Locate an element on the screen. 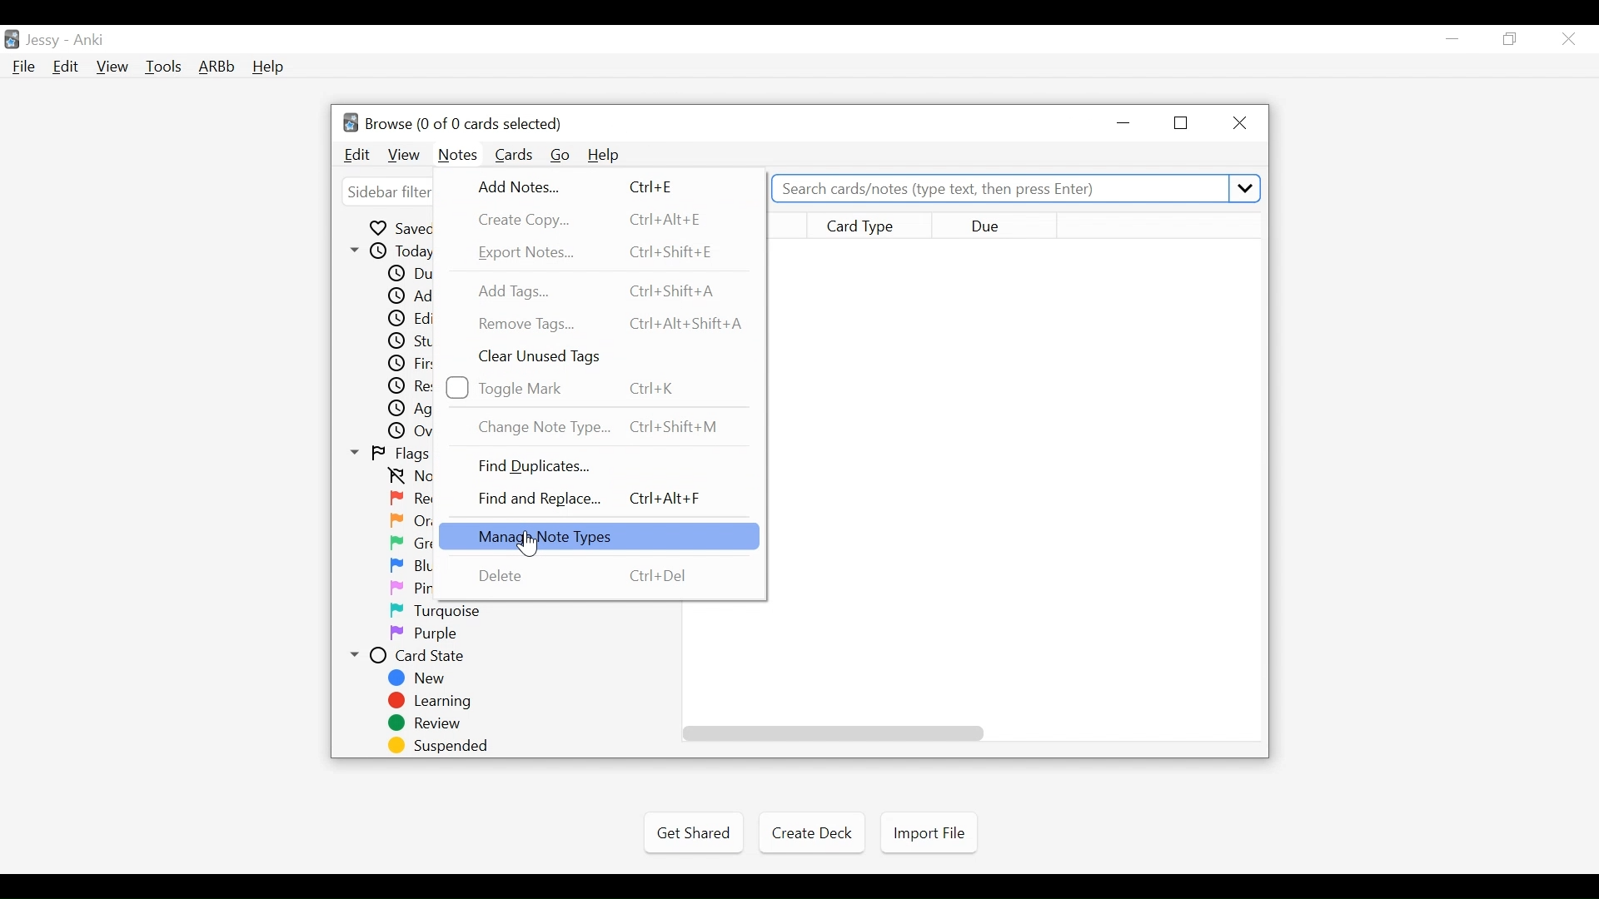  Find Duplicates is located at coordinates (539, 465).